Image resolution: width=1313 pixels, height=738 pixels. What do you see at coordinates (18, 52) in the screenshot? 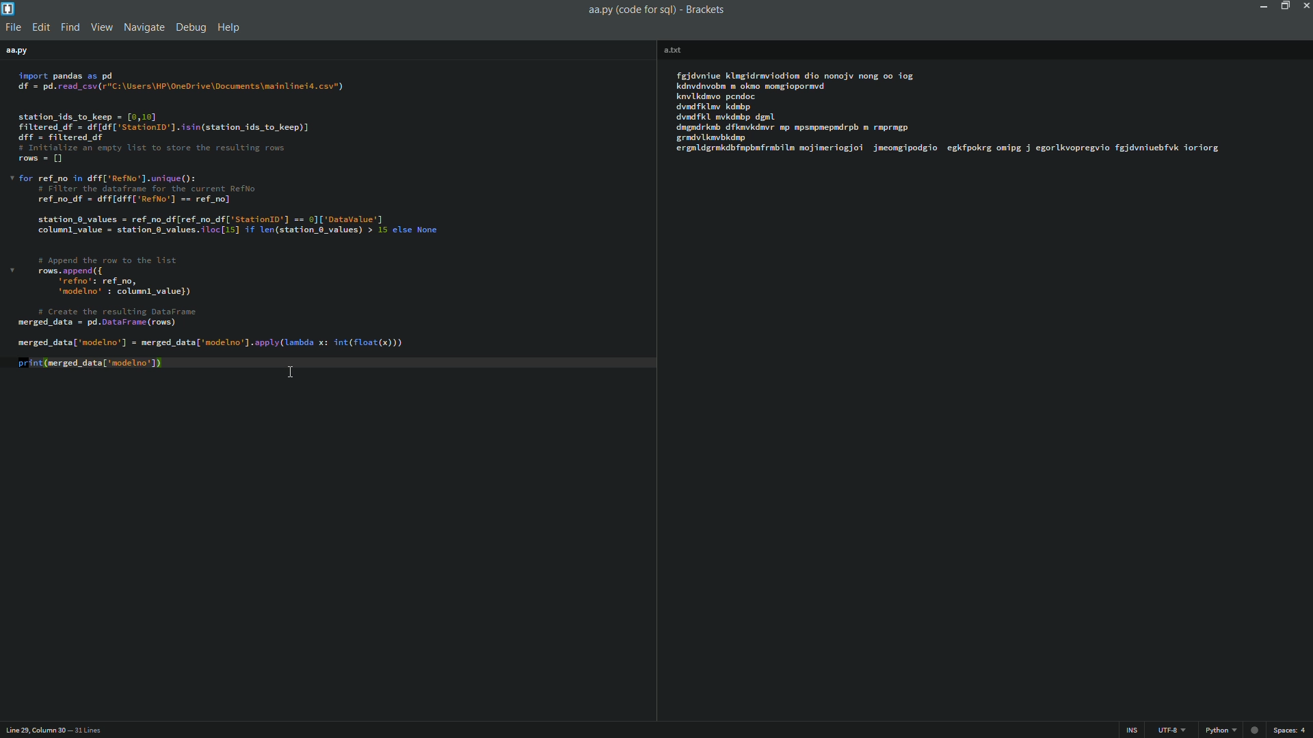
I see `file name` at bounding box center [18, 52].